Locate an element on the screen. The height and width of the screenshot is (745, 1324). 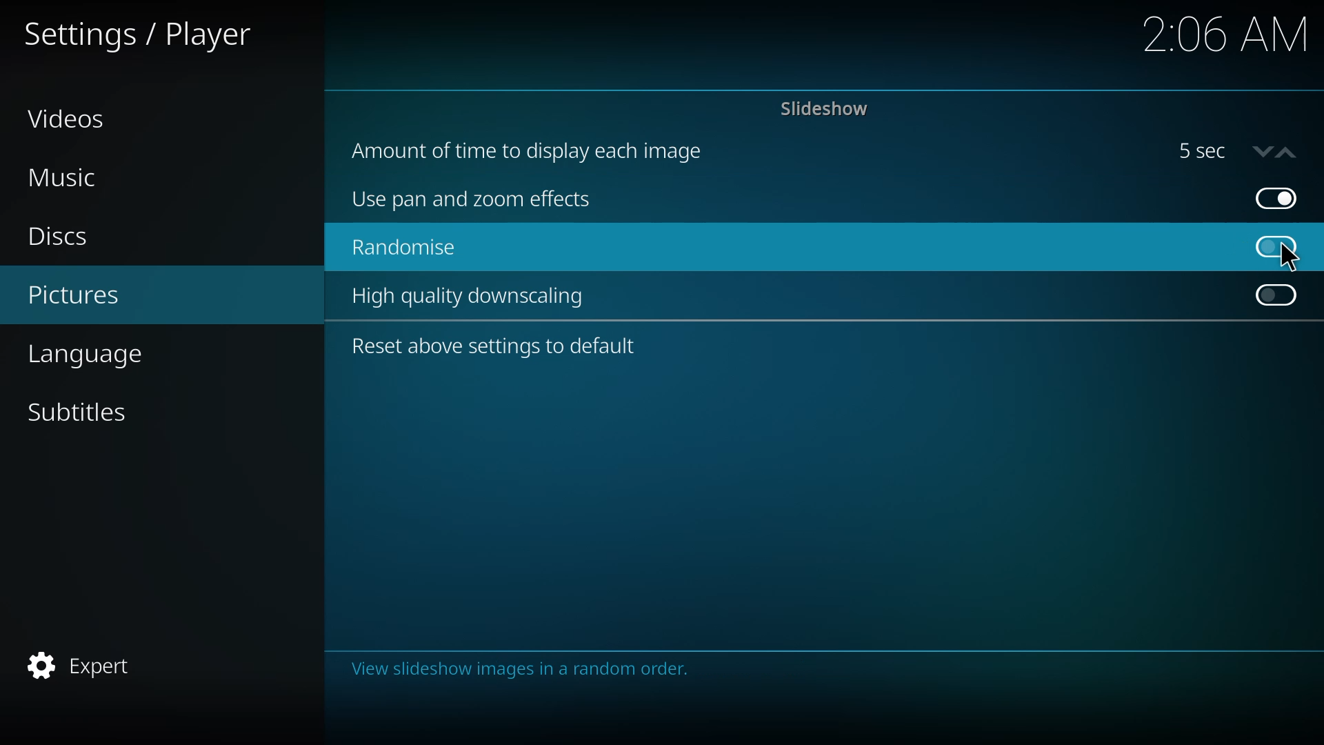
amount of time to display each image is located at coordinates (536, 152).